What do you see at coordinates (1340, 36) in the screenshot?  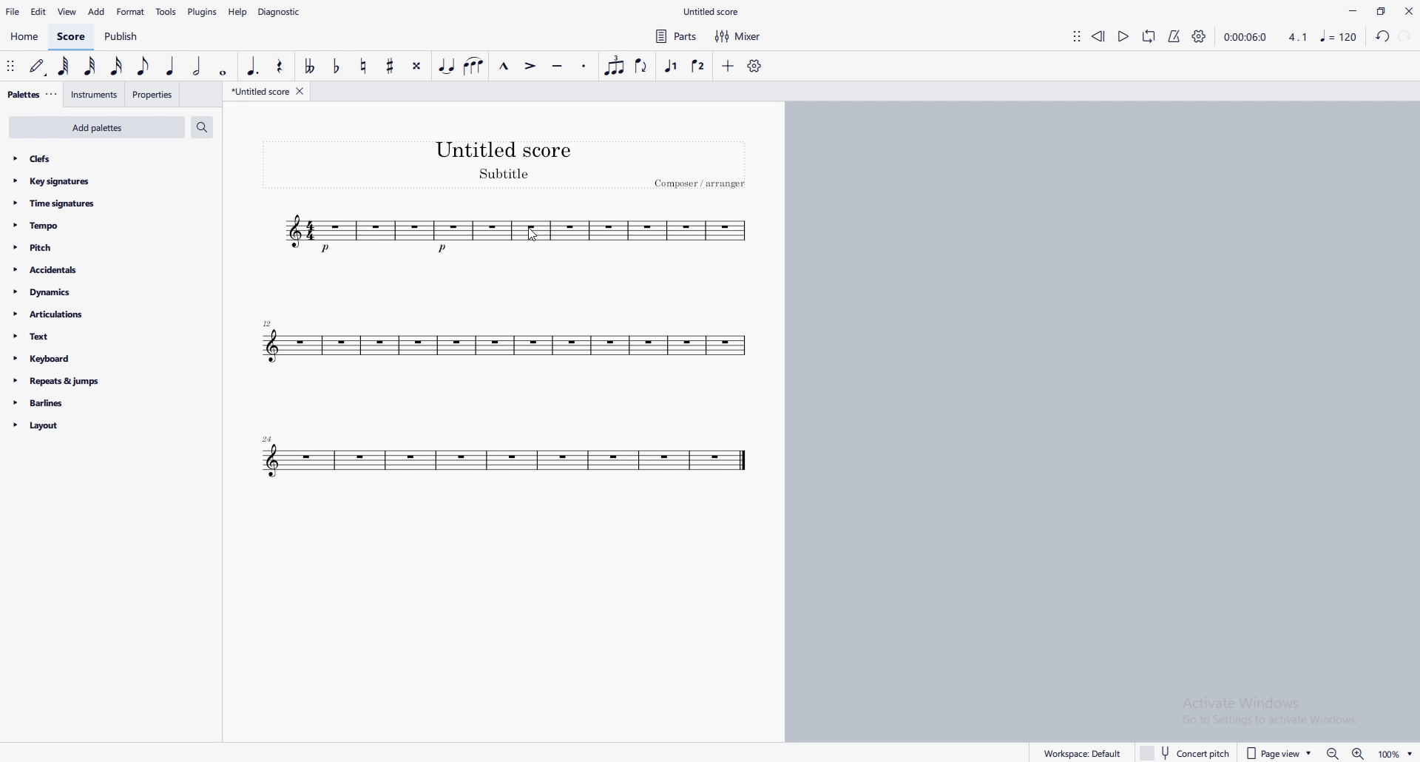 I see `music` at bounding box center [1340, 36].